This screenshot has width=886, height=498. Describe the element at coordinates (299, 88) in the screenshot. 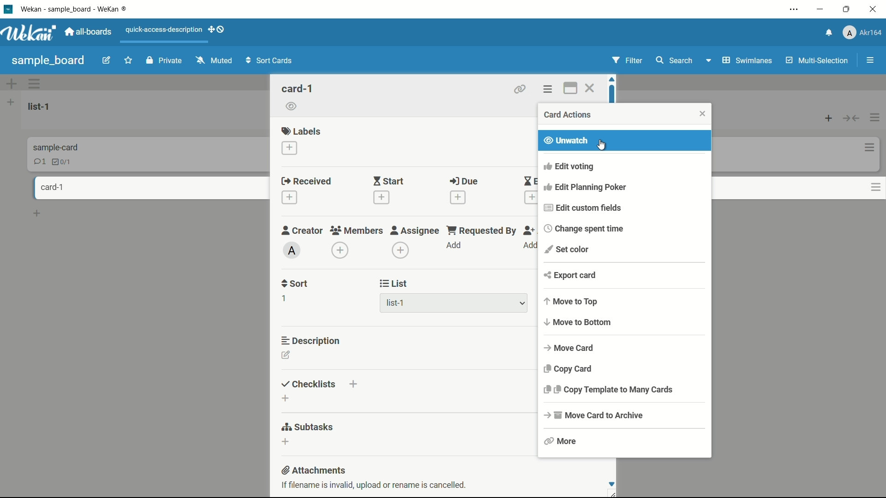

I see `card name` at that location.